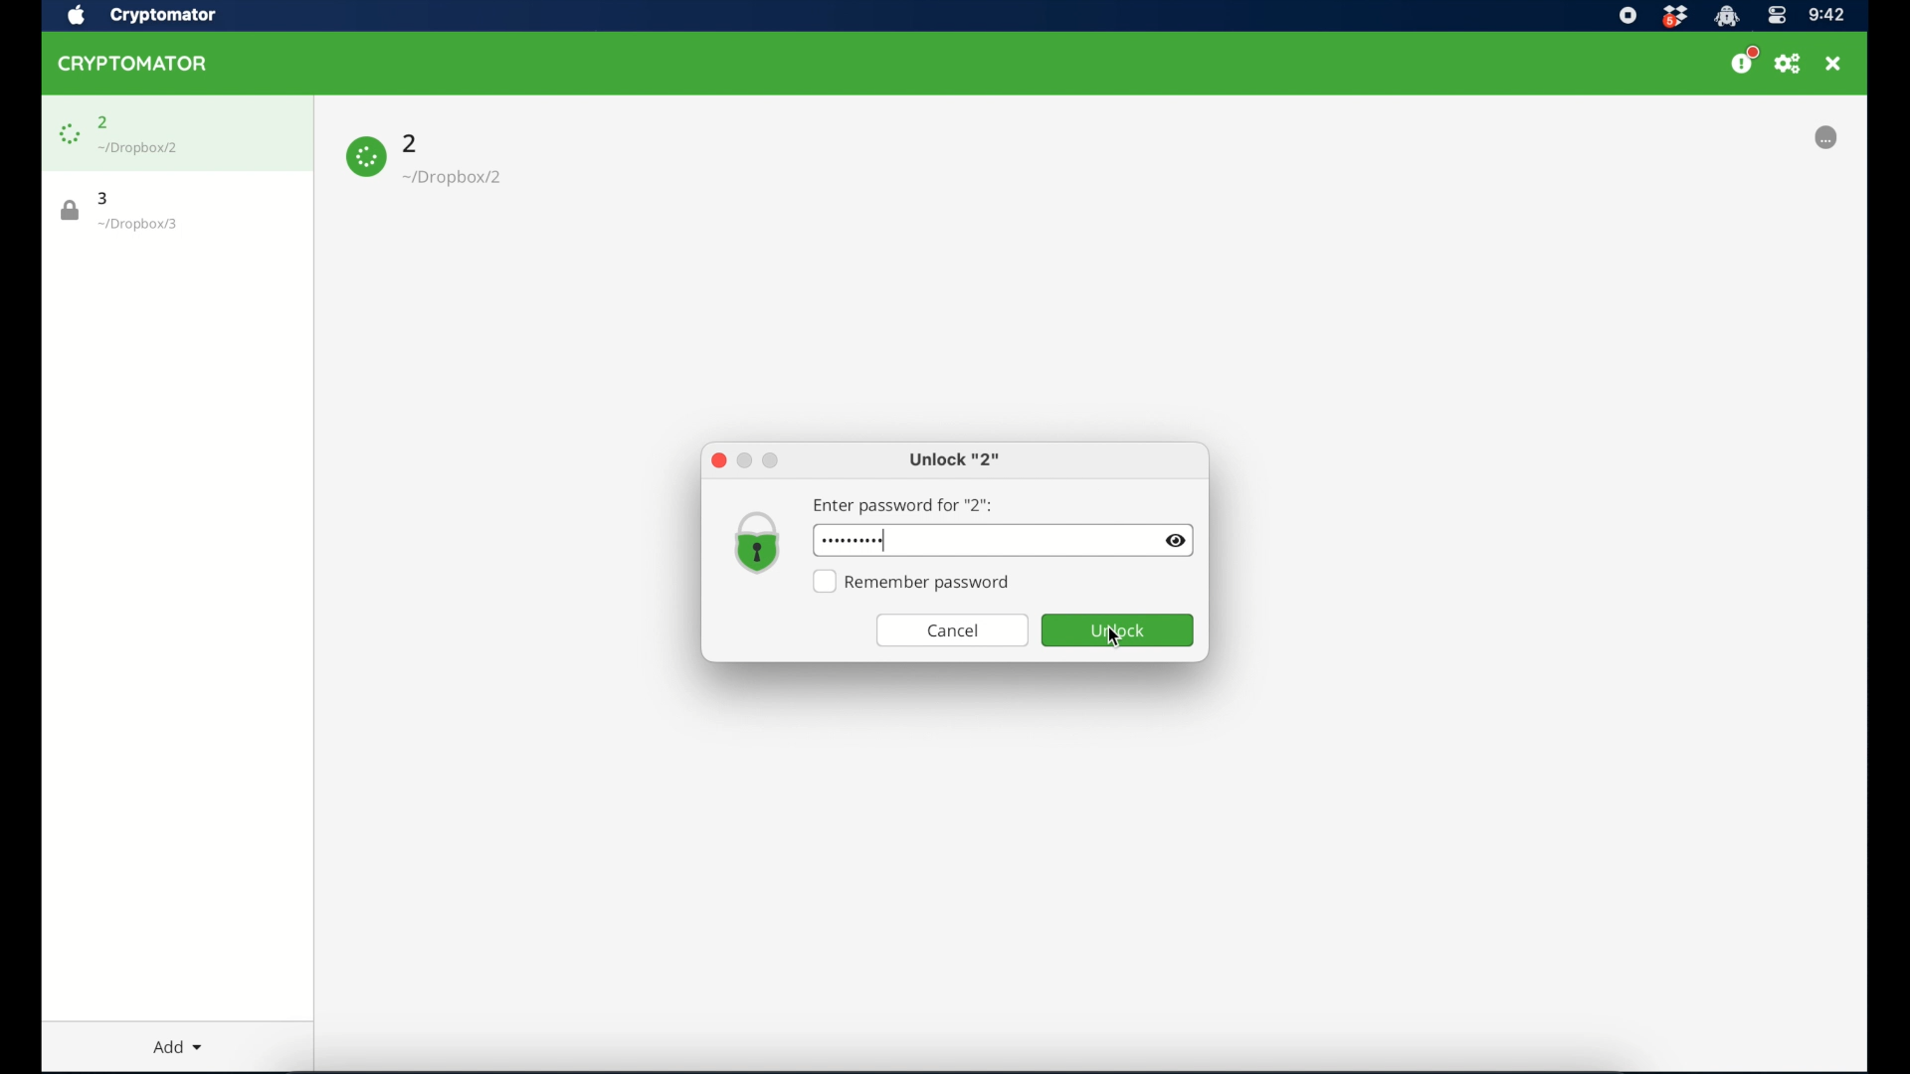 This screenshot has width=1910, height=1074. Describe the element at coordinates (455, 178) in the screenshot. I see `-/Dropbox/2` at that location.